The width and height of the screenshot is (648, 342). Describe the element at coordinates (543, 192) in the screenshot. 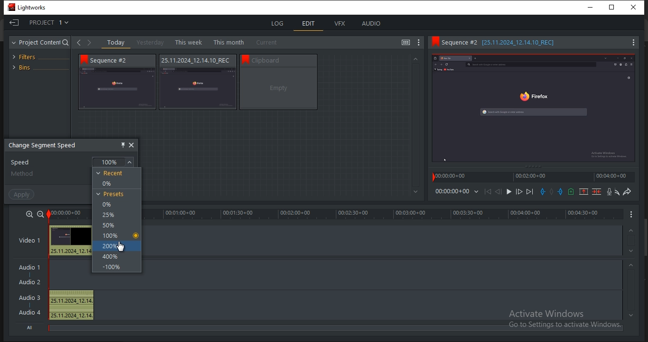

I see `add an in mark at the current position` at that location.